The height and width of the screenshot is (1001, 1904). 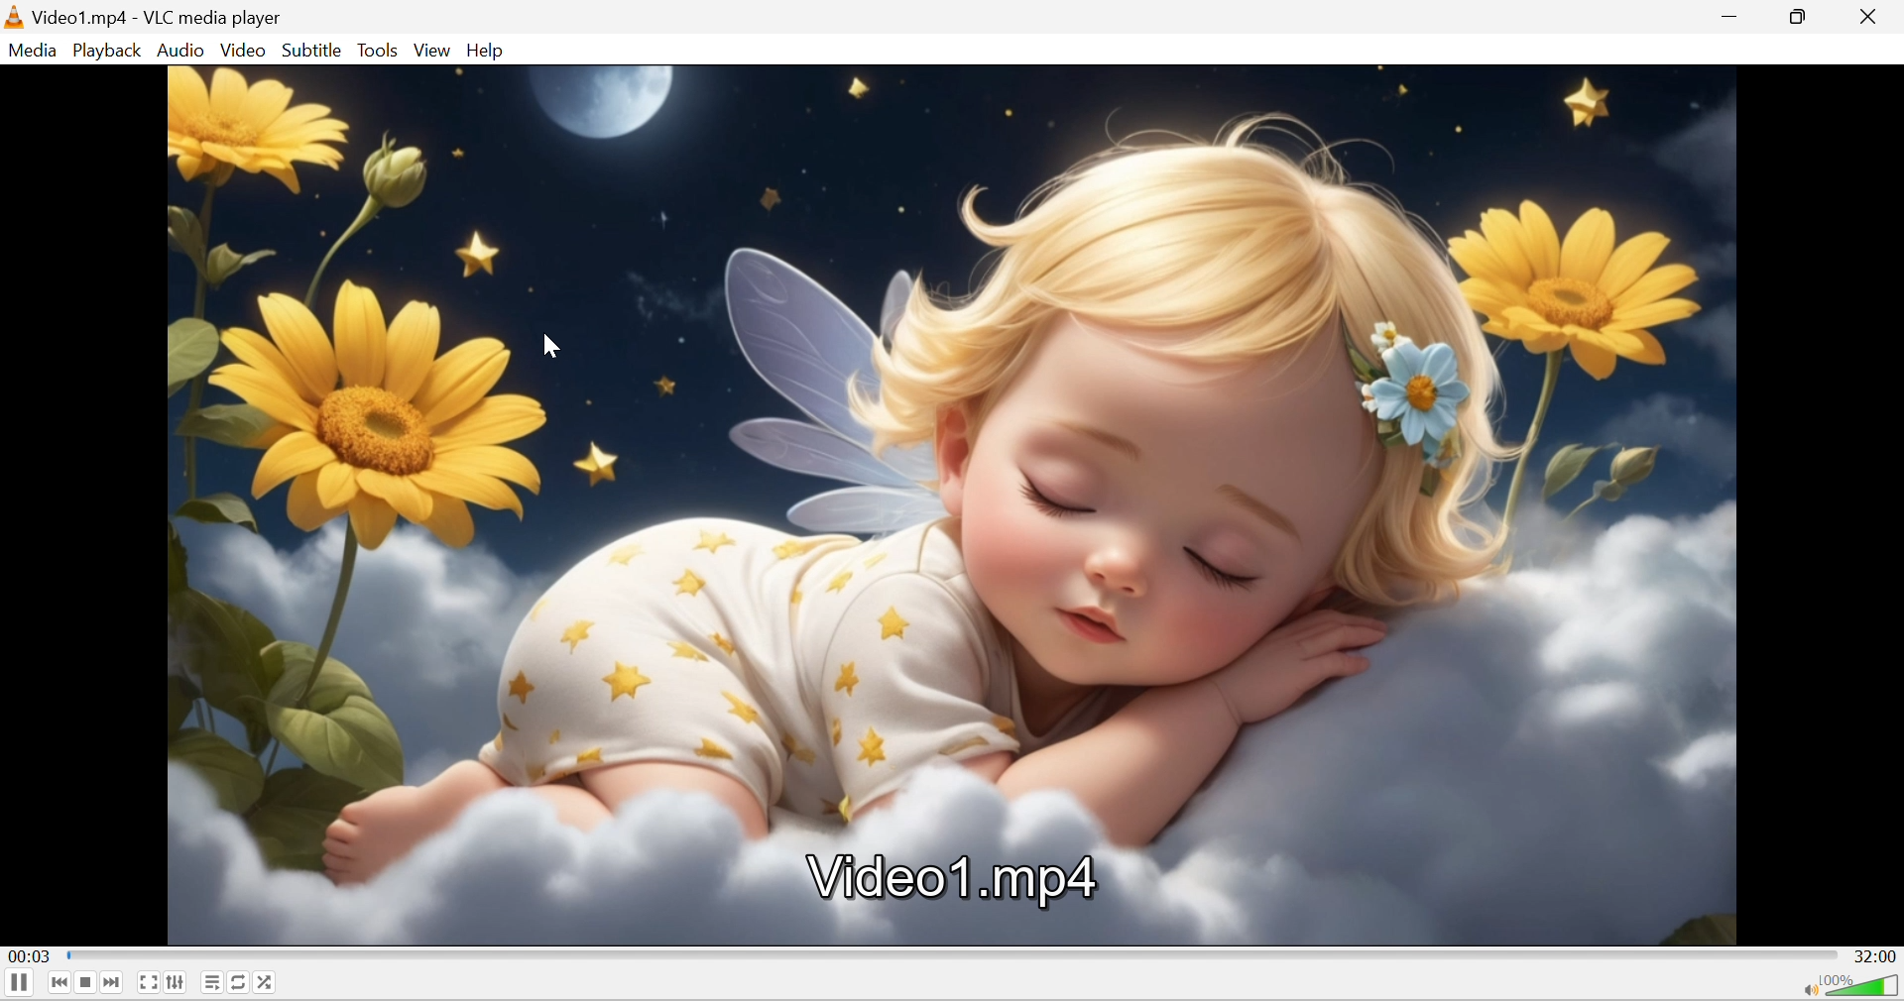 I want to click on Media, so click(x=37, y=53).